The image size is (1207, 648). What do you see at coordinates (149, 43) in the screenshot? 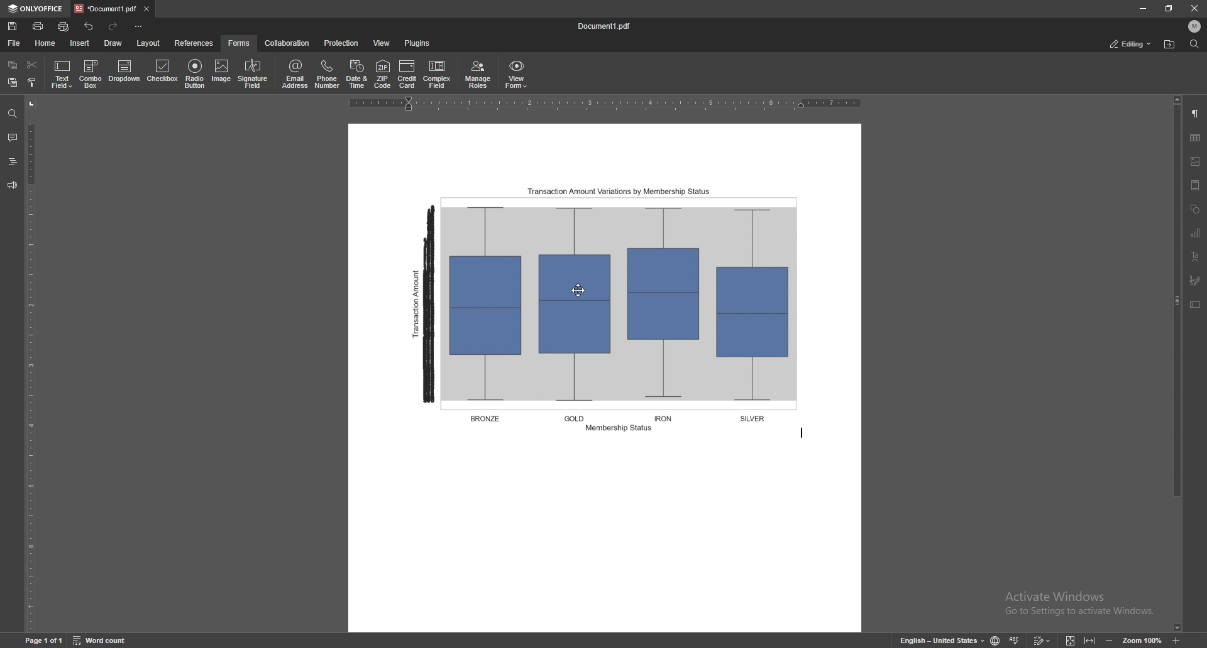
I see `layout` at bounding box center [149, 43].